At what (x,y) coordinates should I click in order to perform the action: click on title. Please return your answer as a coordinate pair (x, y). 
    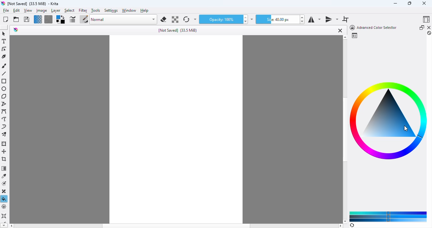
    Looking at the image, I should click on (33, 4).